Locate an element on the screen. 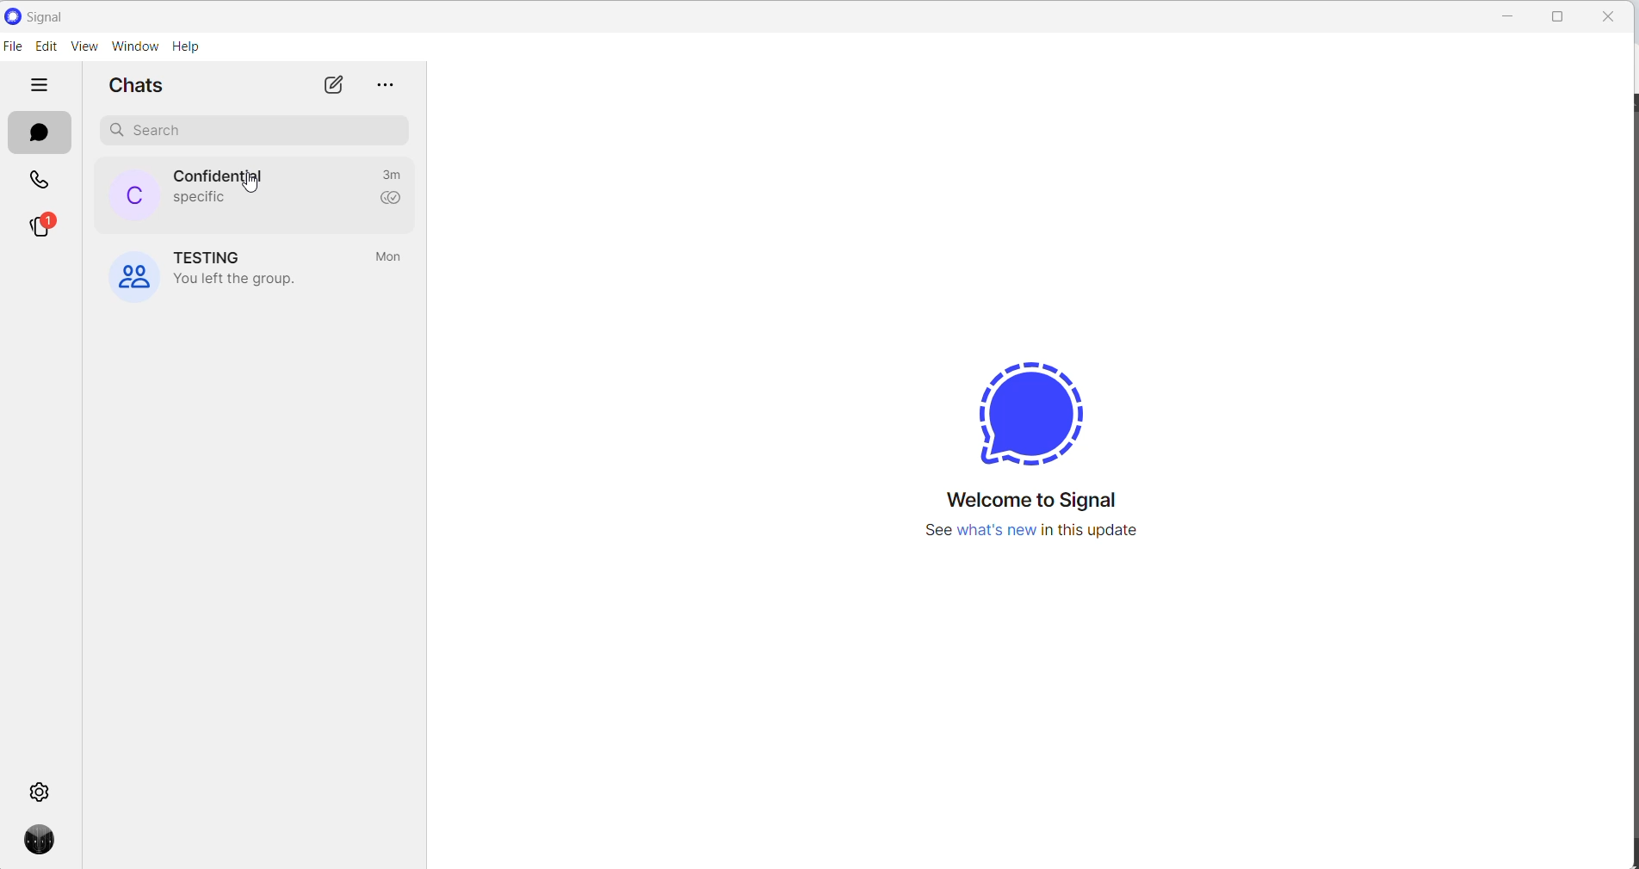 This screenshot has height=869, width=1639. window is located at coordinates (139, 48).